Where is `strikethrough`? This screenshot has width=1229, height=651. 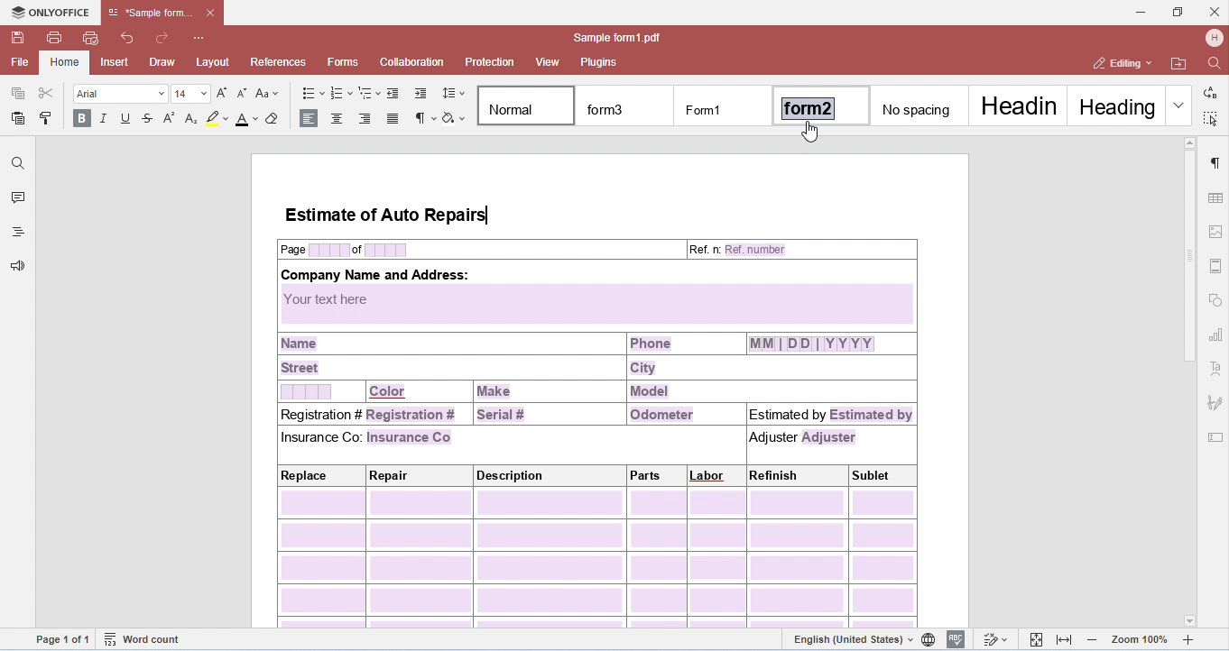
strikethrough is located at coordinates (150, 121).